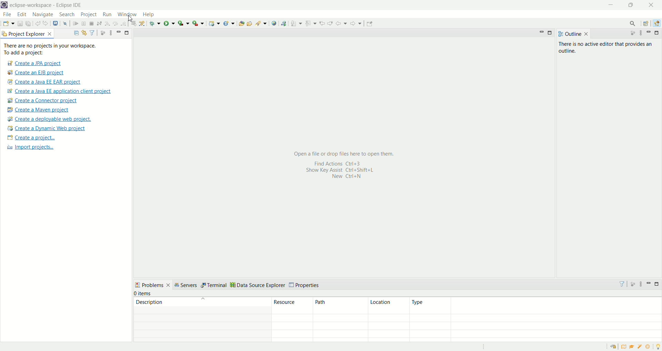 The image size is (662, 351). What do you see at coordinates (21, 15) in the screenshot?
I see `edit` at bounding box center [21, 15].